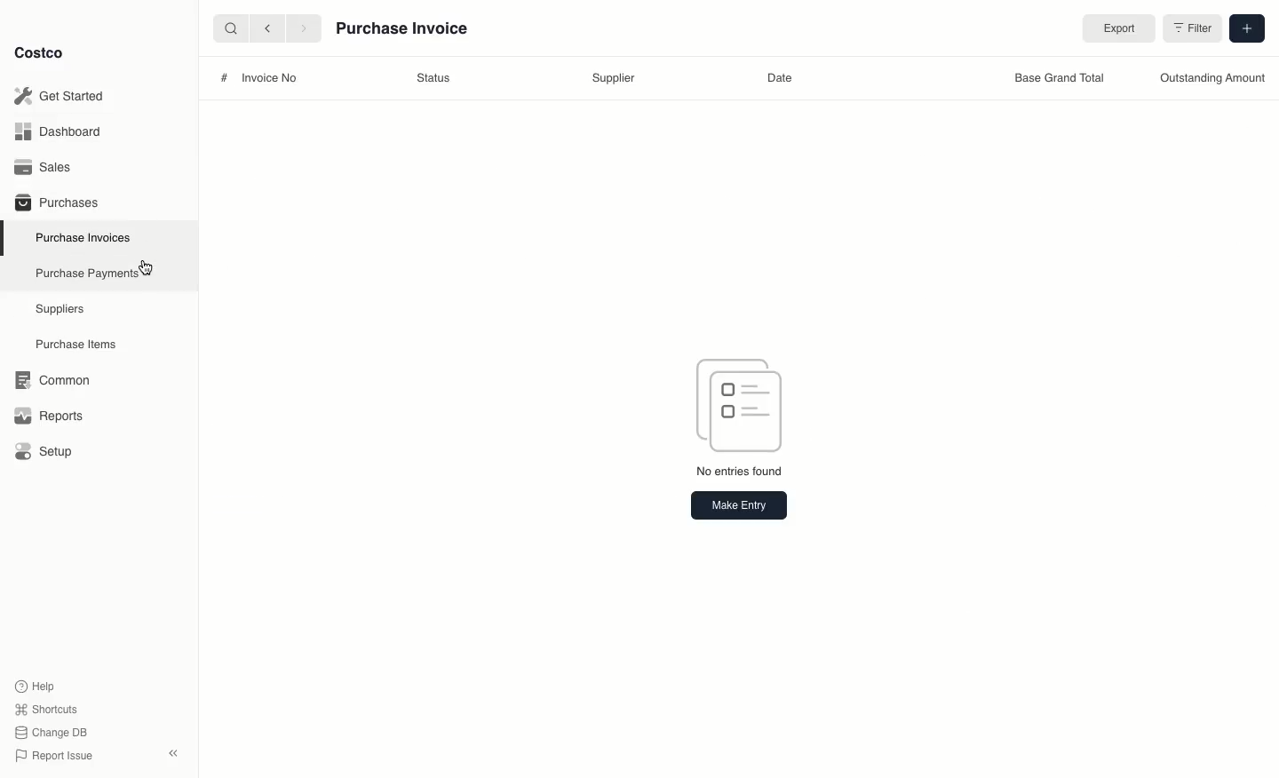 The image size is (1279, 778). What do you see at coordinates (56, 202) in the screenshot?
I see `Purchases` at bounding box center [56, 202].